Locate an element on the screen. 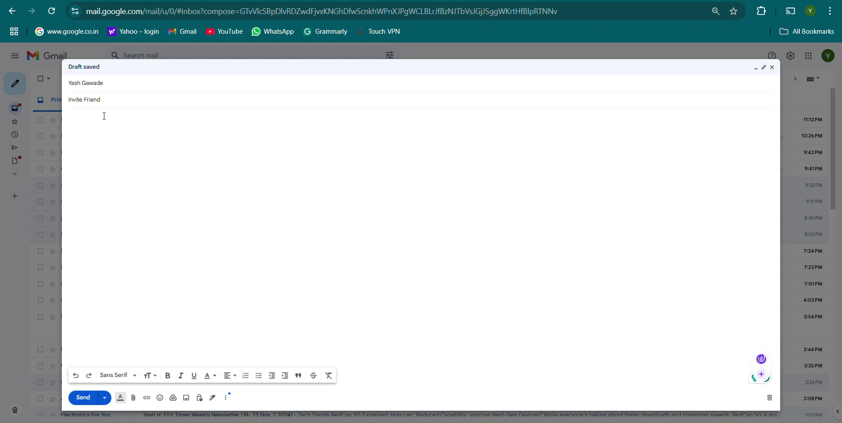  Hyperlink is located at coordinates (67, 31).